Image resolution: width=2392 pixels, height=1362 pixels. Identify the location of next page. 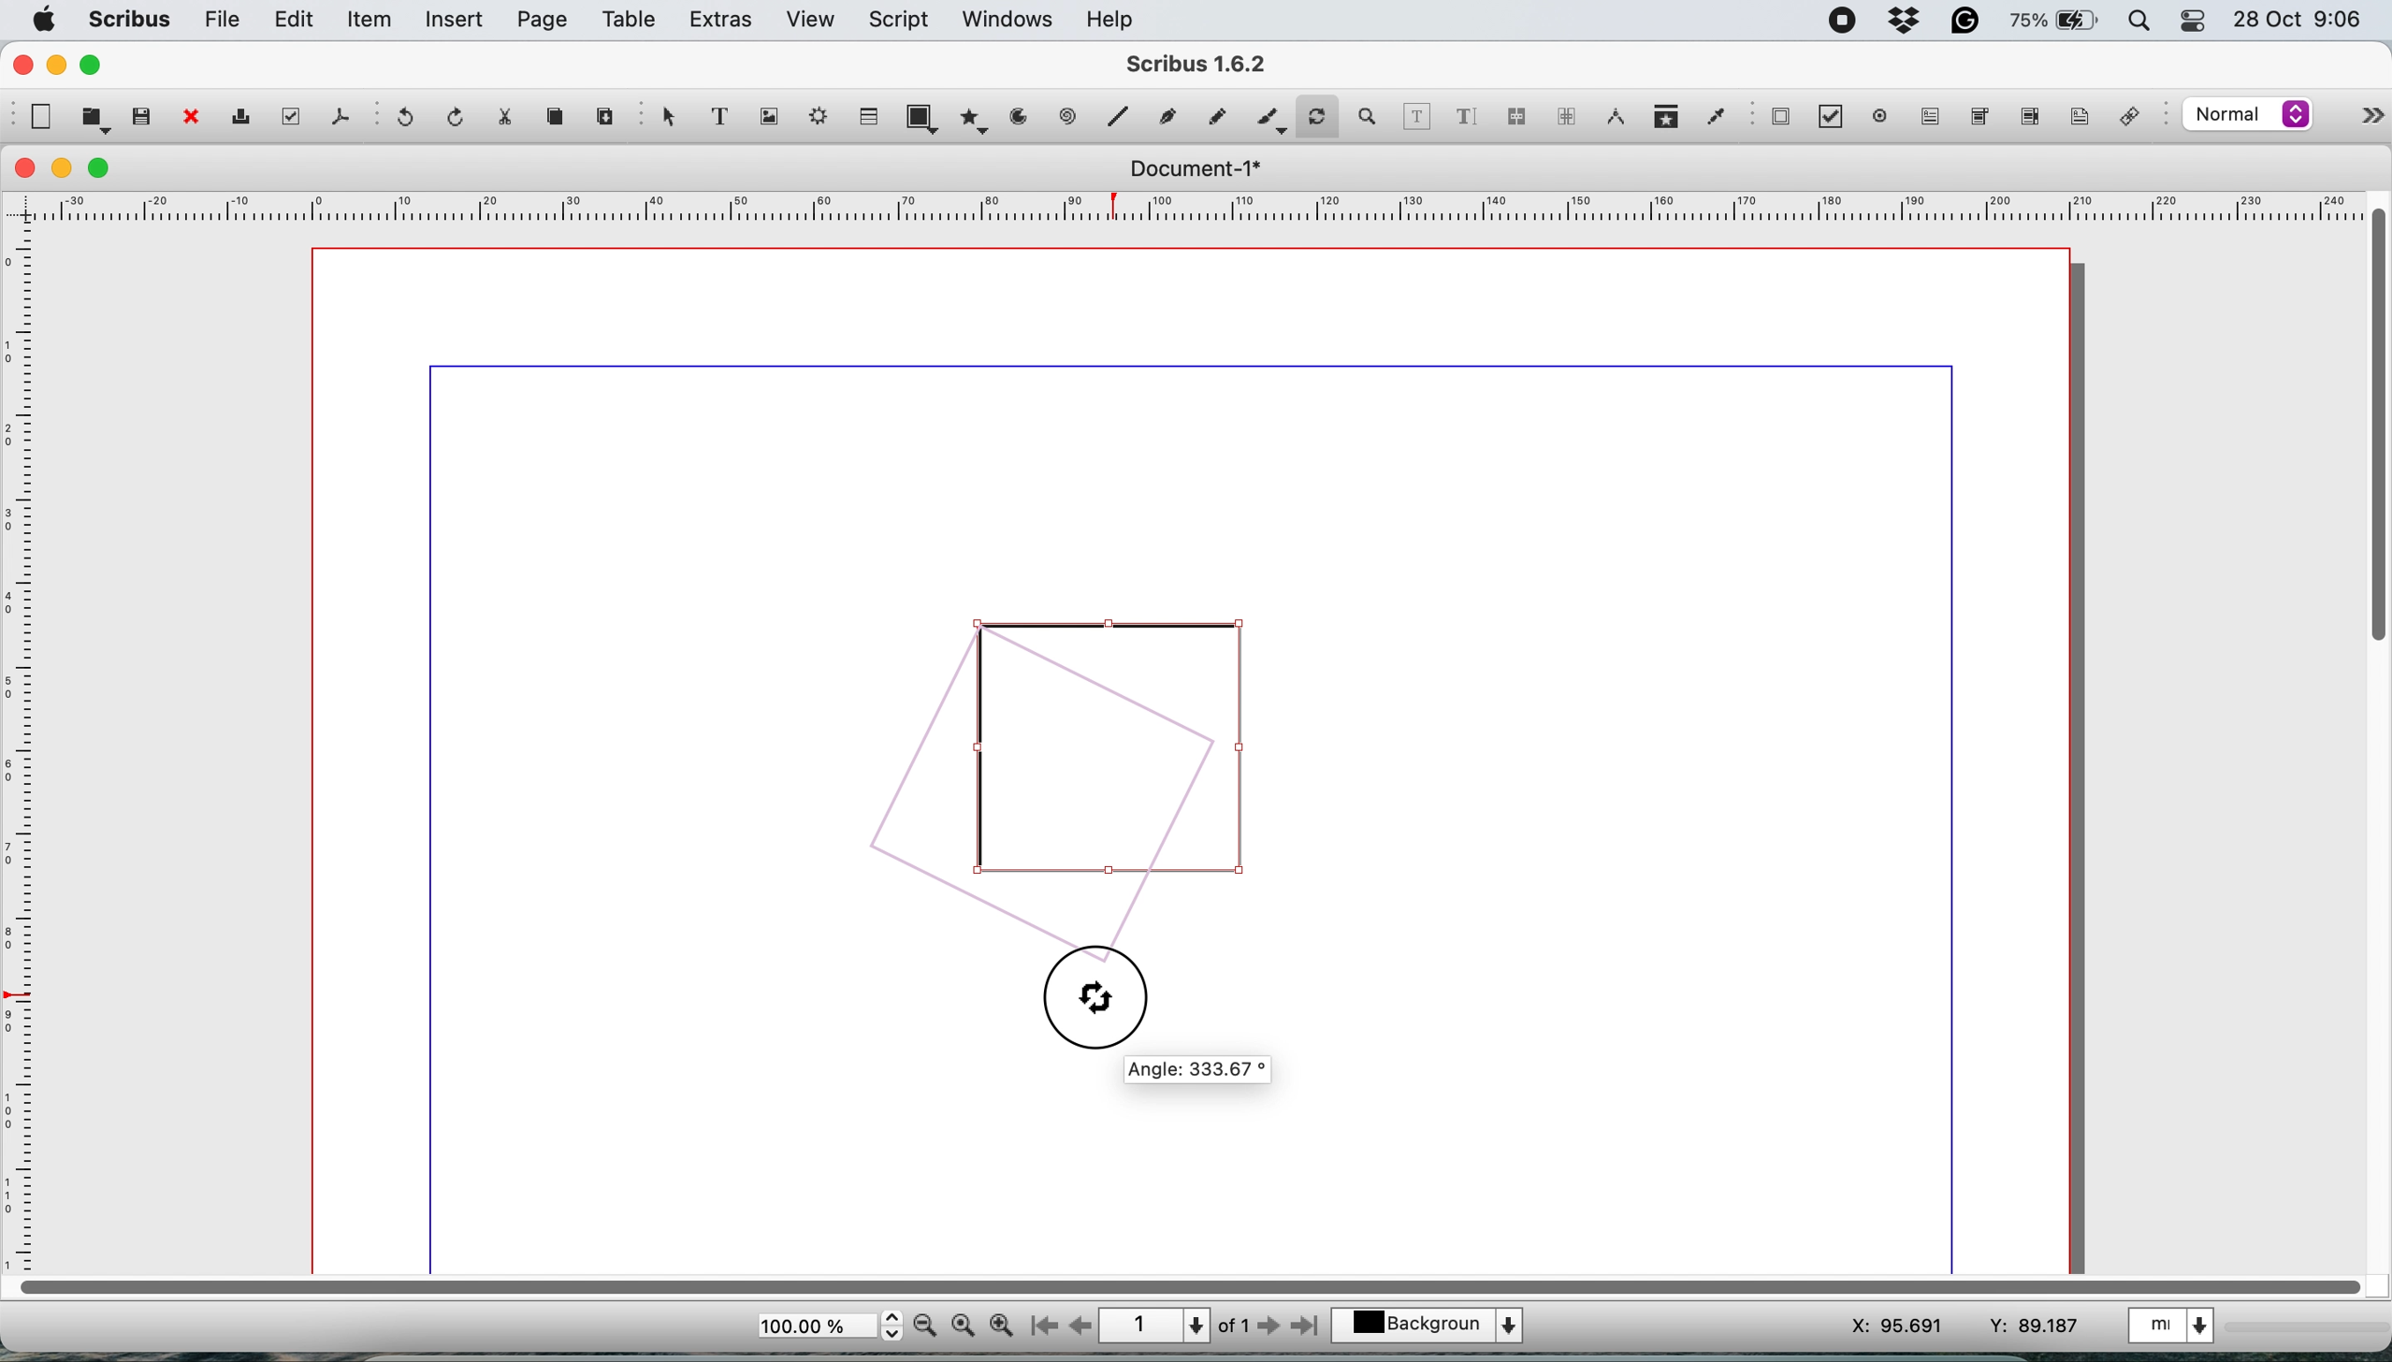
(1273, 1328).